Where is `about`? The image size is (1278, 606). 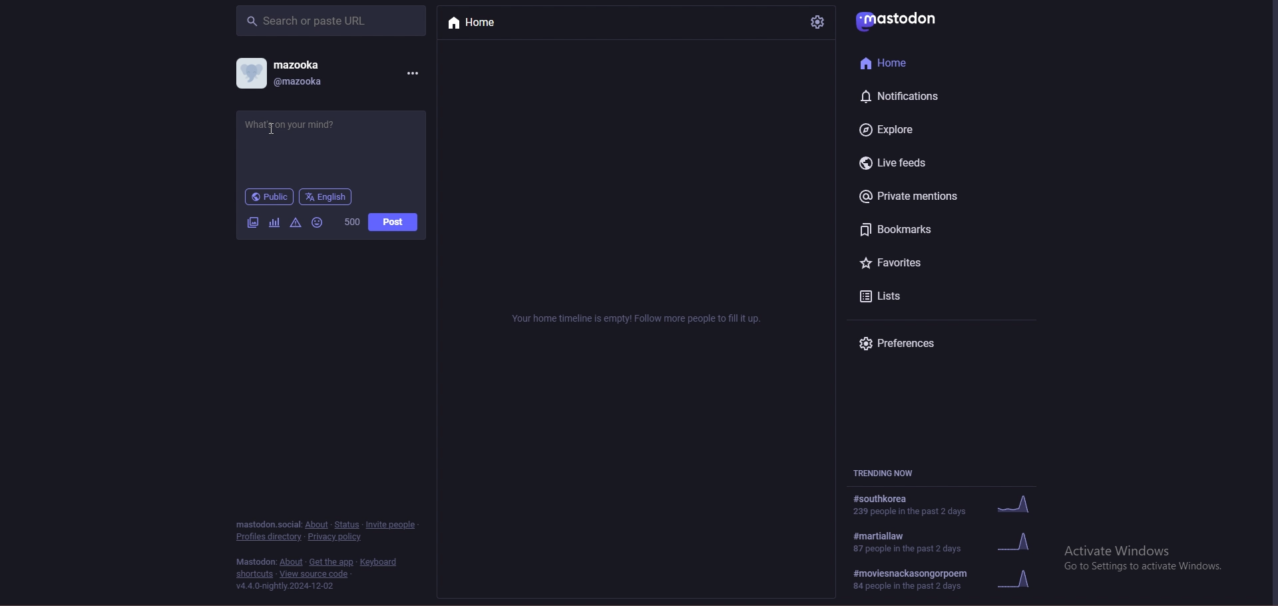 about is located at coordinates (318, 525).